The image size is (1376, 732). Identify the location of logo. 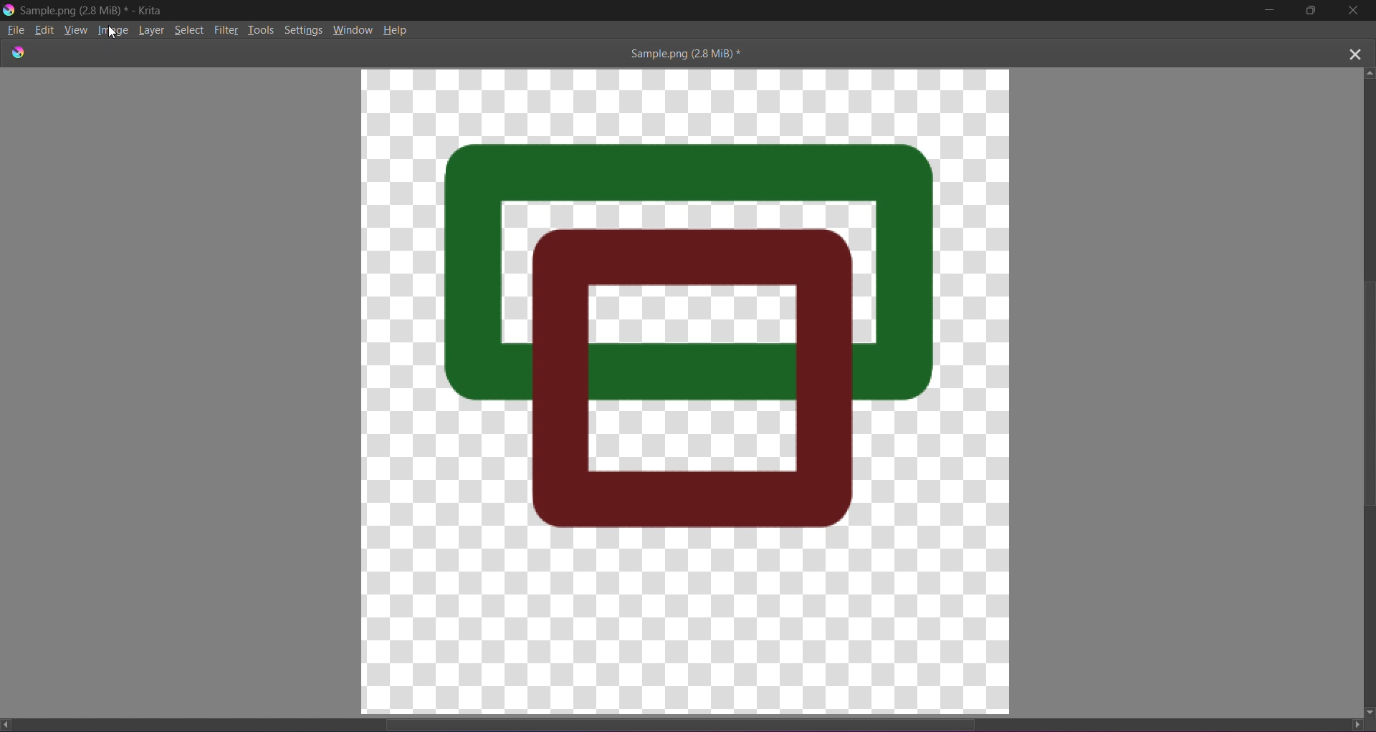
(19, 52).